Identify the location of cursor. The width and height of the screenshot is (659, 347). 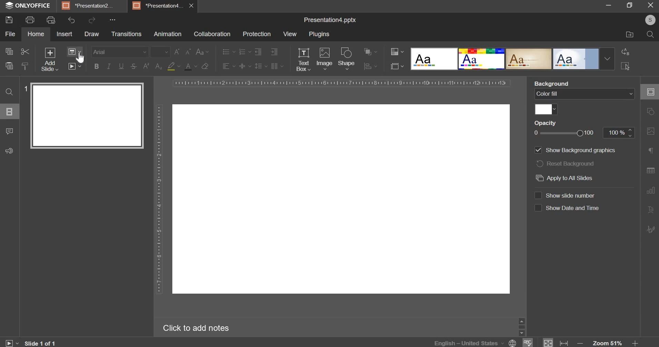
(81, 59).